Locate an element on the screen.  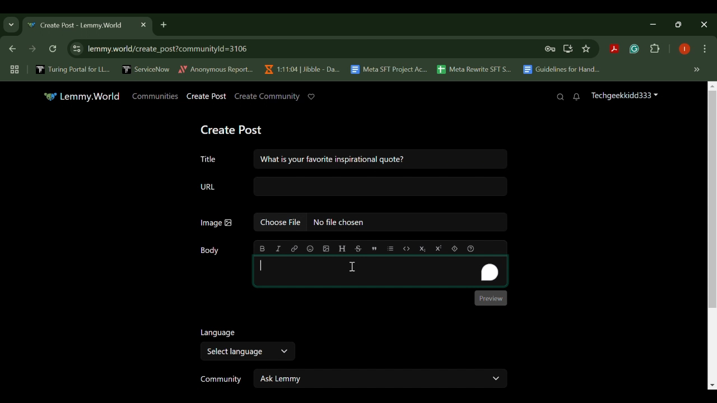
quote is located at coordinates (374, 247).